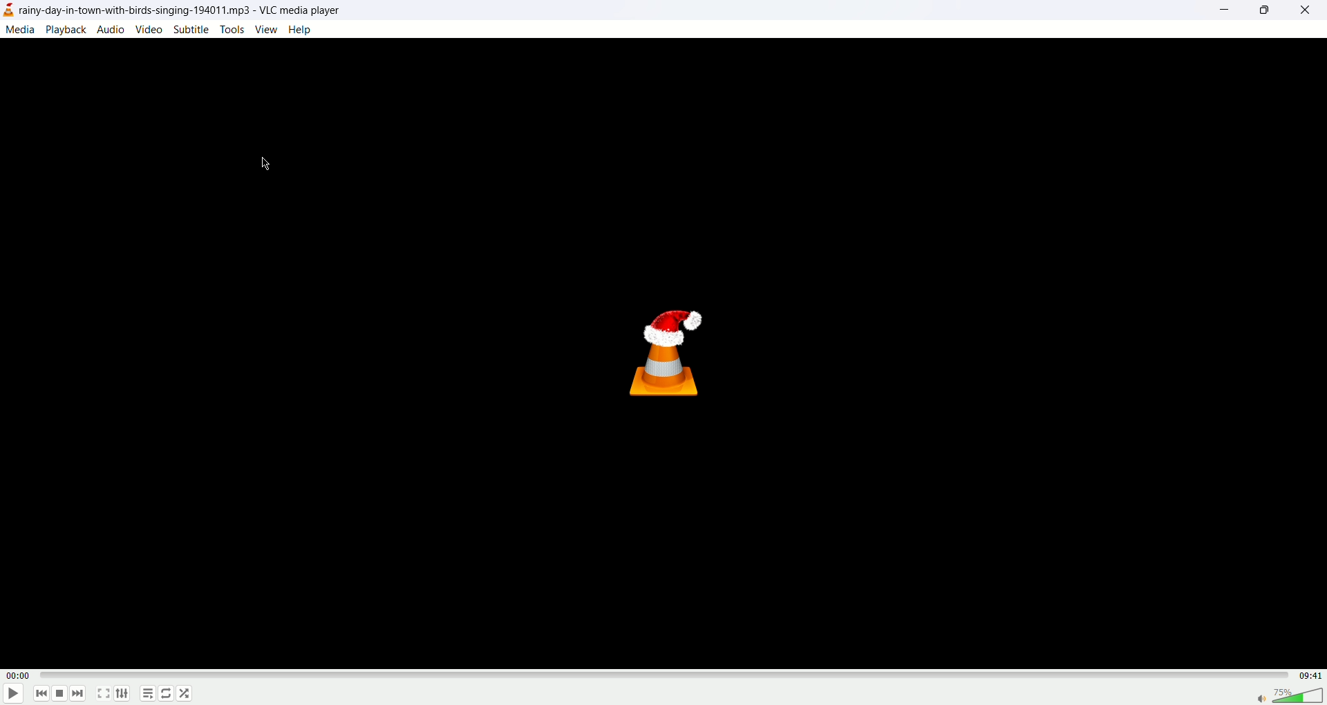 The height and width of the screenshot is (705, 1327). Describe the element at coordinates (186, 693) in the screenshot. I see `shuffle` at that location.